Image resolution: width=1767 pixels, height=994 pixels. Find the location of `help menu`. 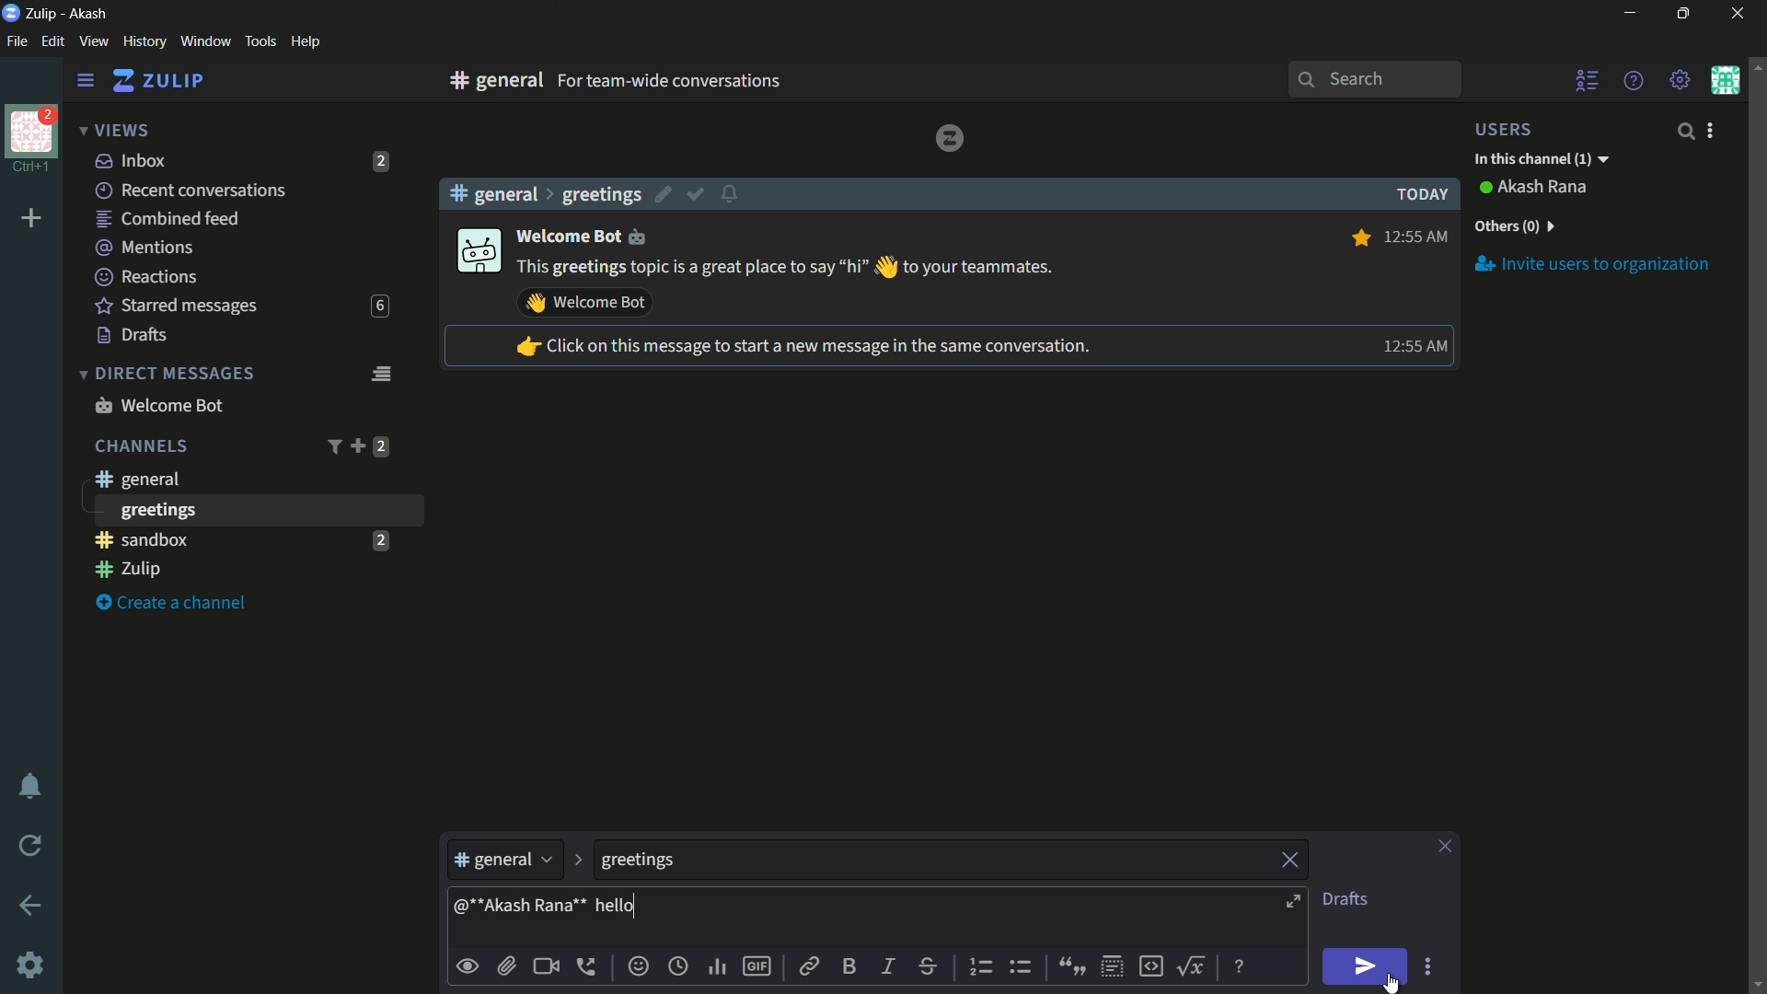

help menu is located at coordinates (1632, 80).